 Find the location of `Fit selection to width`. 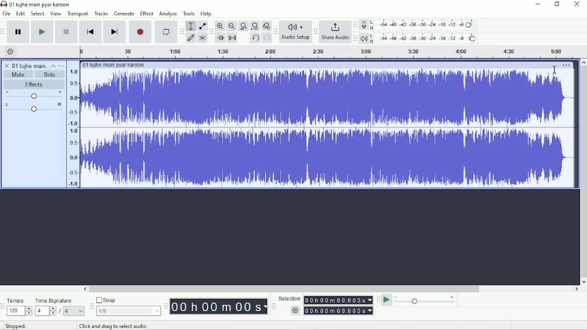

Fit selection to width is located at coordinates (243, 26).